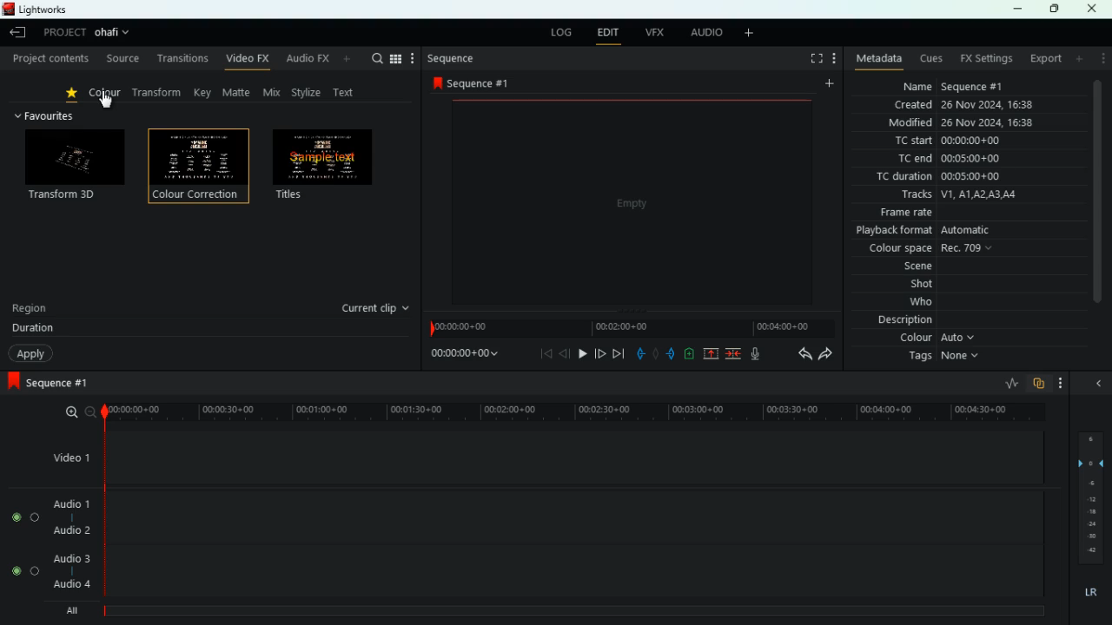  Describe the element at coordinates (652, 352) in the screenshot. I see `middle` at that location.